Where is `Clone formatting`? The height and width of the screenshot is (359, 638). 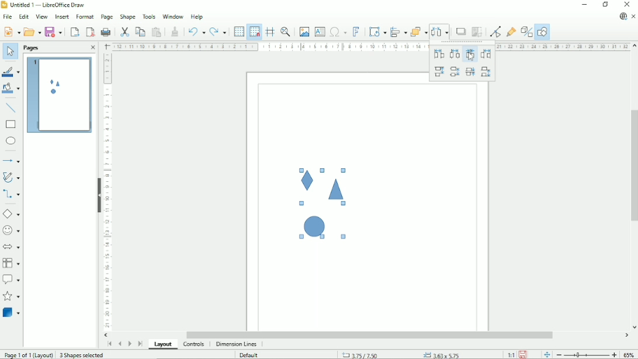
Clone formatting is located at coordinates (175, 31).